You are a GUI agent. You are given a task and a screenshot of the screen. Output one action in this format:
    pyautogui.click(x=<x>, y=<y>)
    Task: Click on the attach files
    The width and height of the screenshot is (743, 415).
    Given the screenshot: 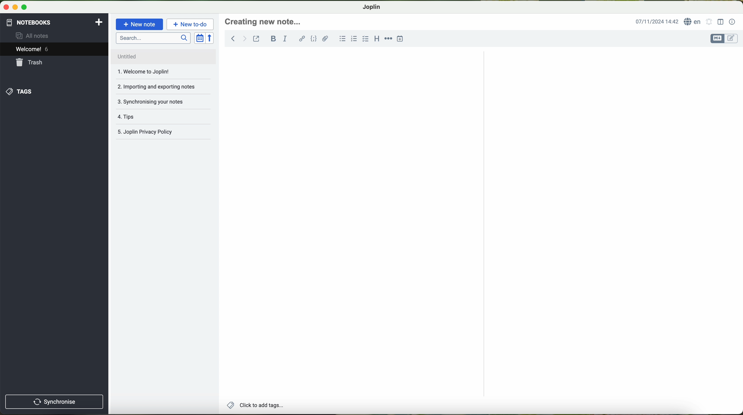 What is the action you would take?
    pyautogui.click(x=326, y=40)
    